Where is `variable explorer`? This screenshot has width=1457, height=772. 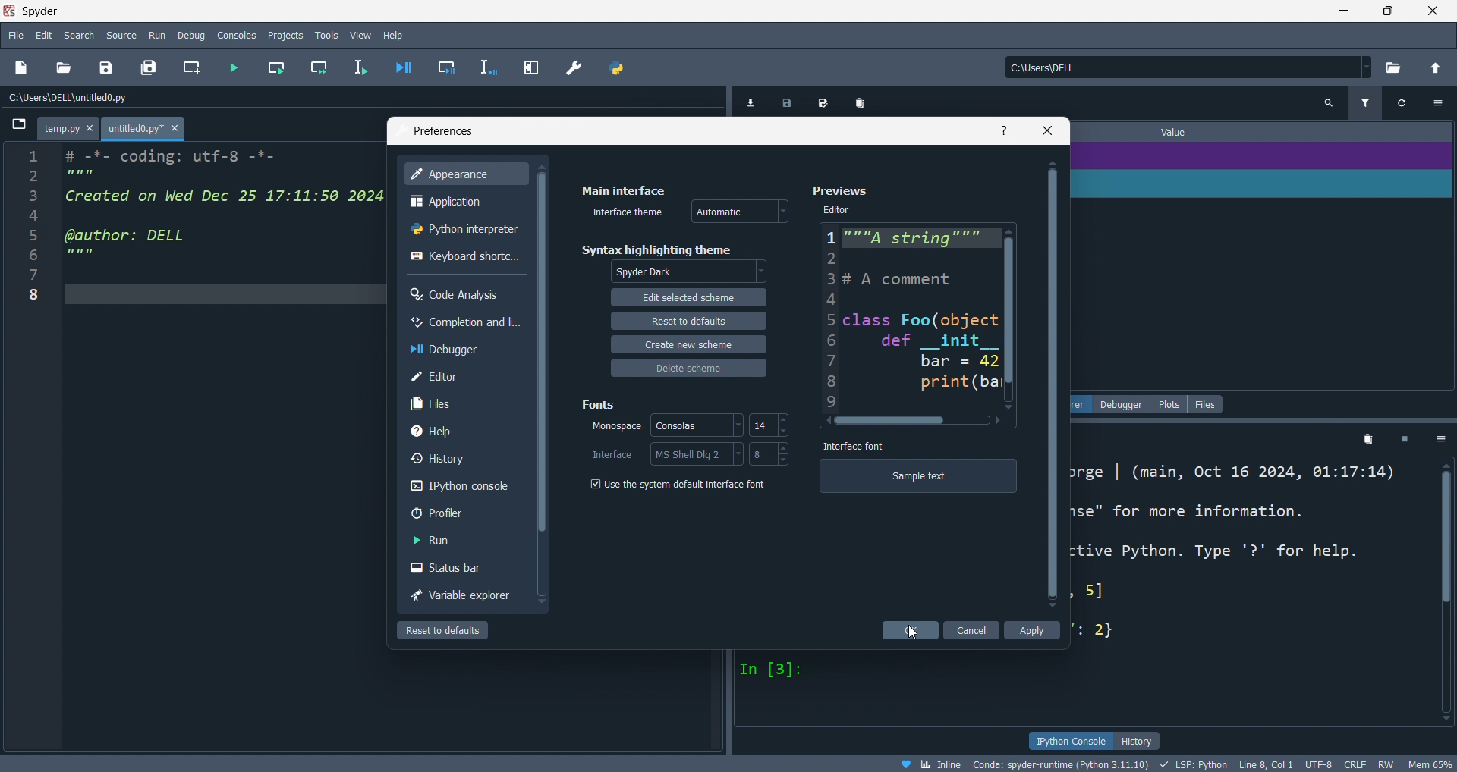 variable explorer is located at coordinates (463, 598).